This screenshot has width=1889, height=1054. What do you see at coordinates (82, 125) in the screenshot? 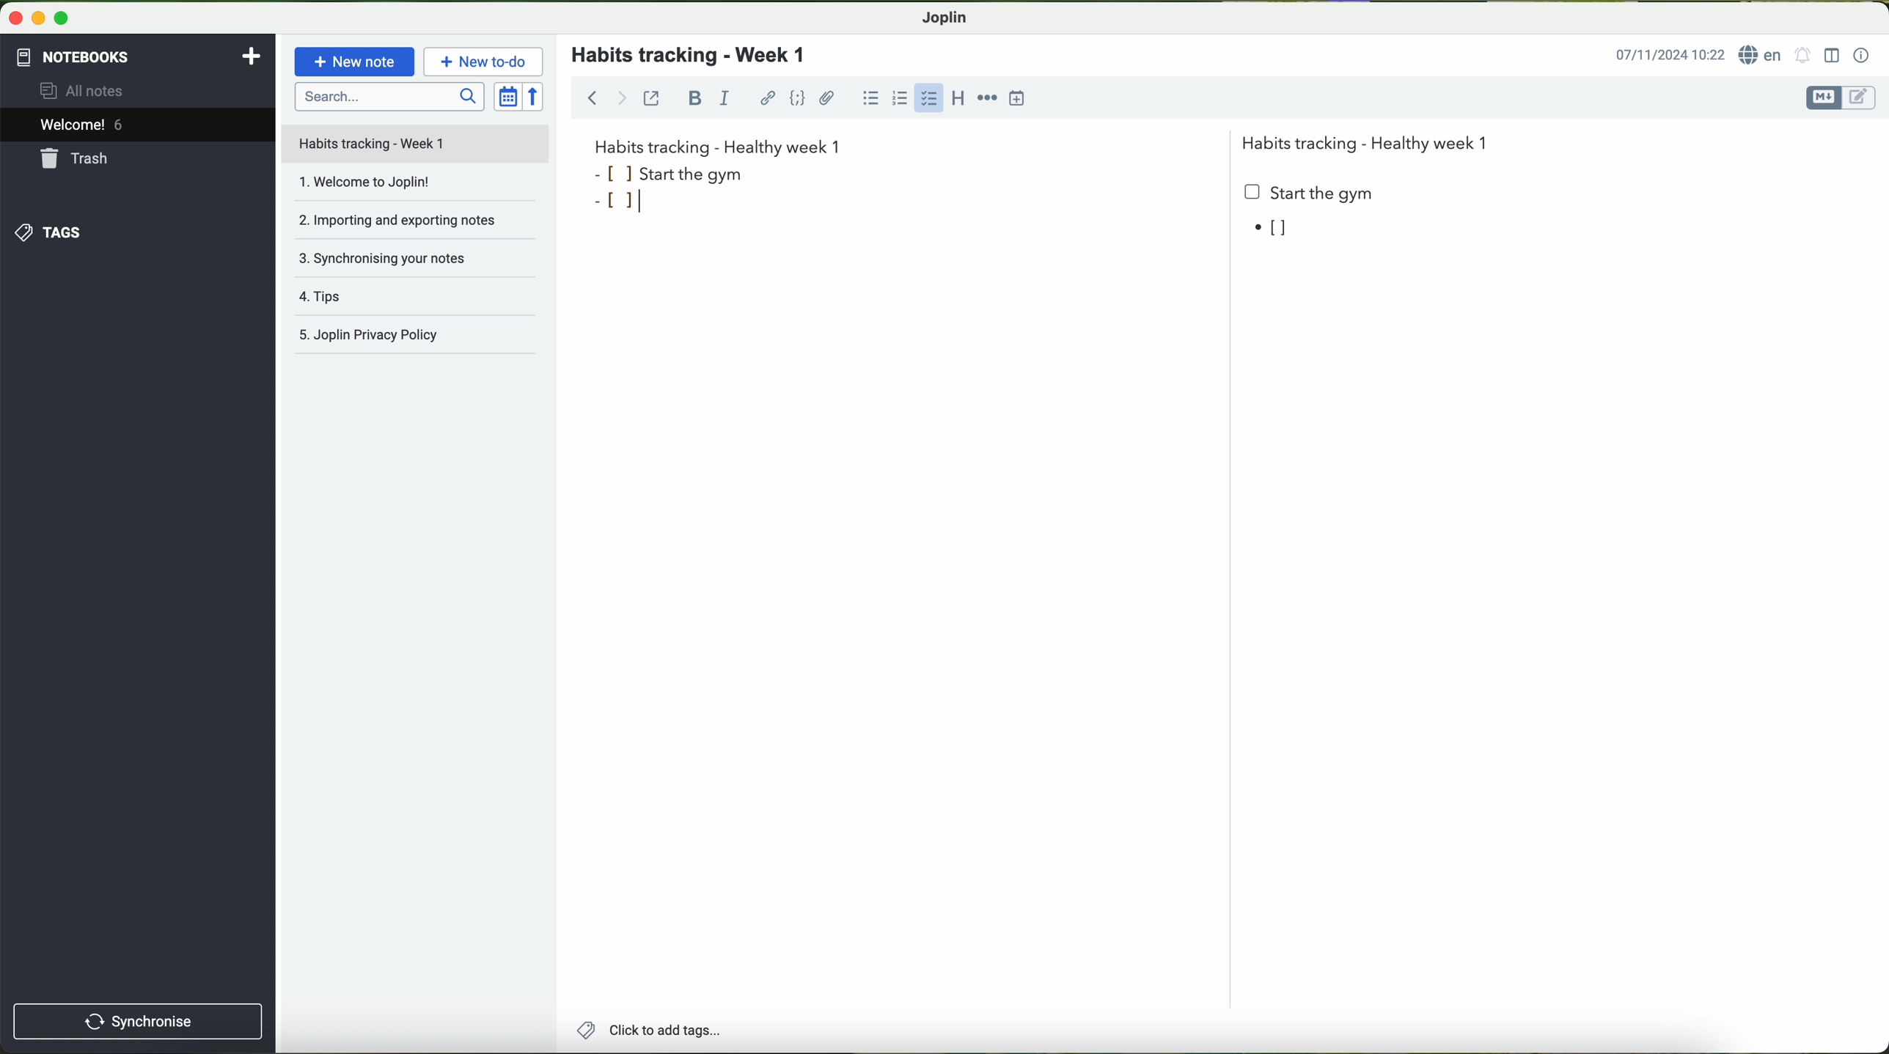
I see `welcome 5` at bounding box center [82, 125].